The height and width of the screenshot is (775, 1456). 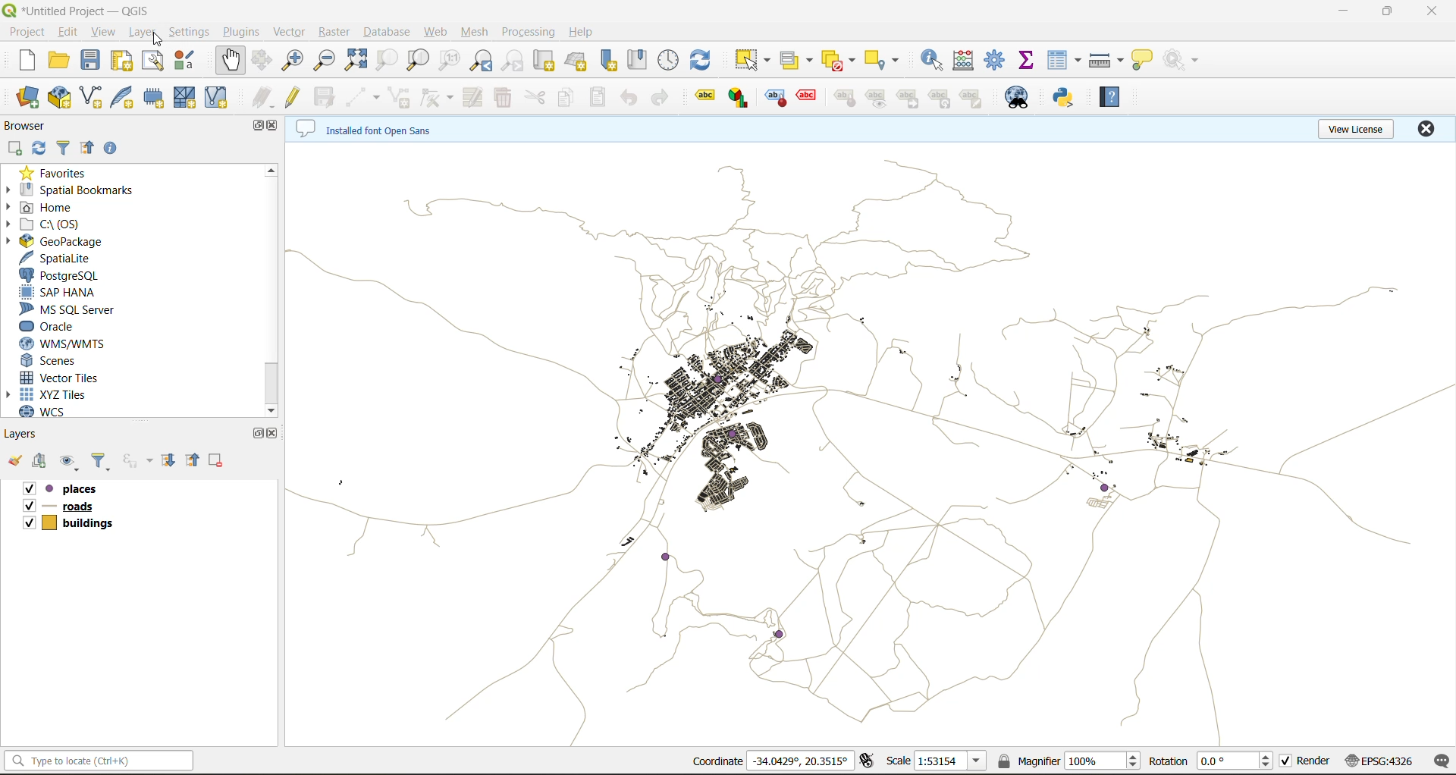 What do you see at coordinates (965, 62) in the screenshot?
I see `open calculator` at bounding box center [965, 62].